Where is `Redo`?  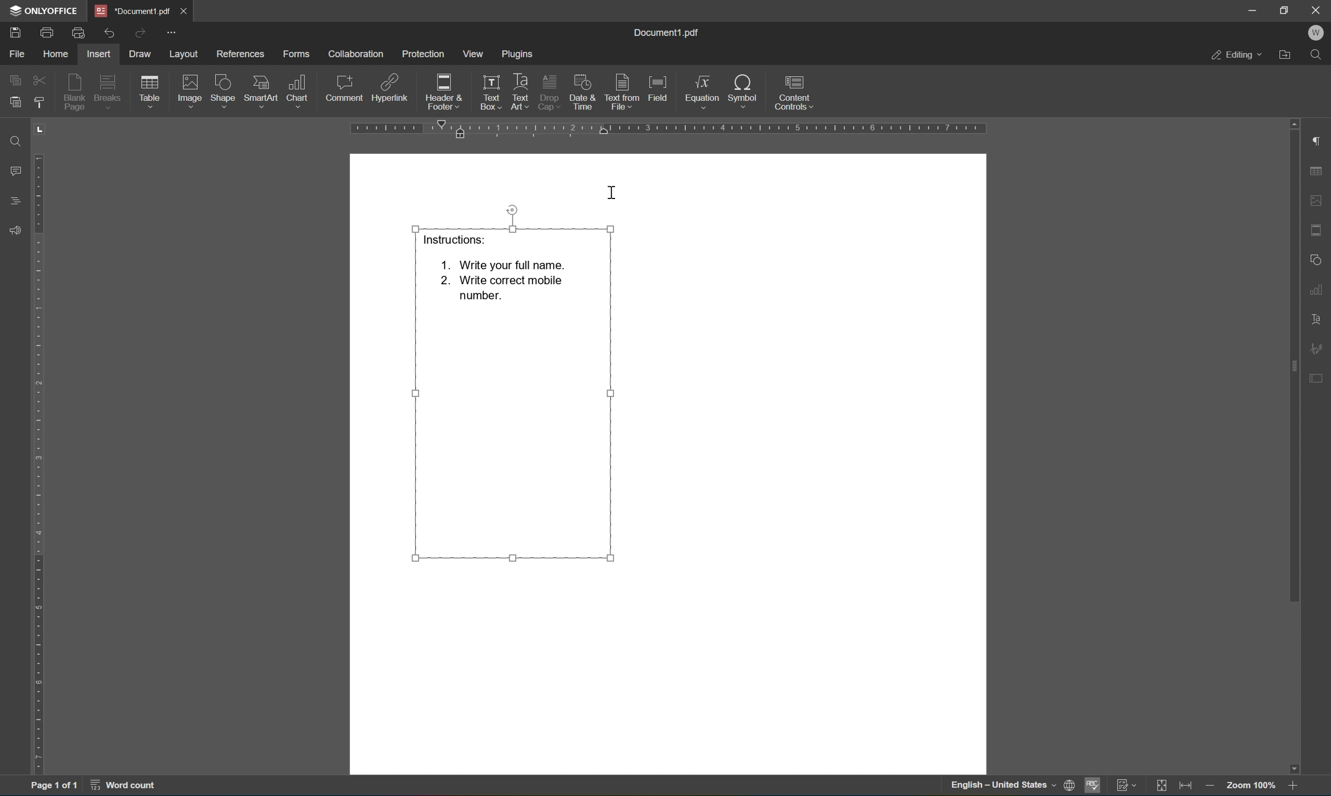 Redo is located at coordinates (138, 32).